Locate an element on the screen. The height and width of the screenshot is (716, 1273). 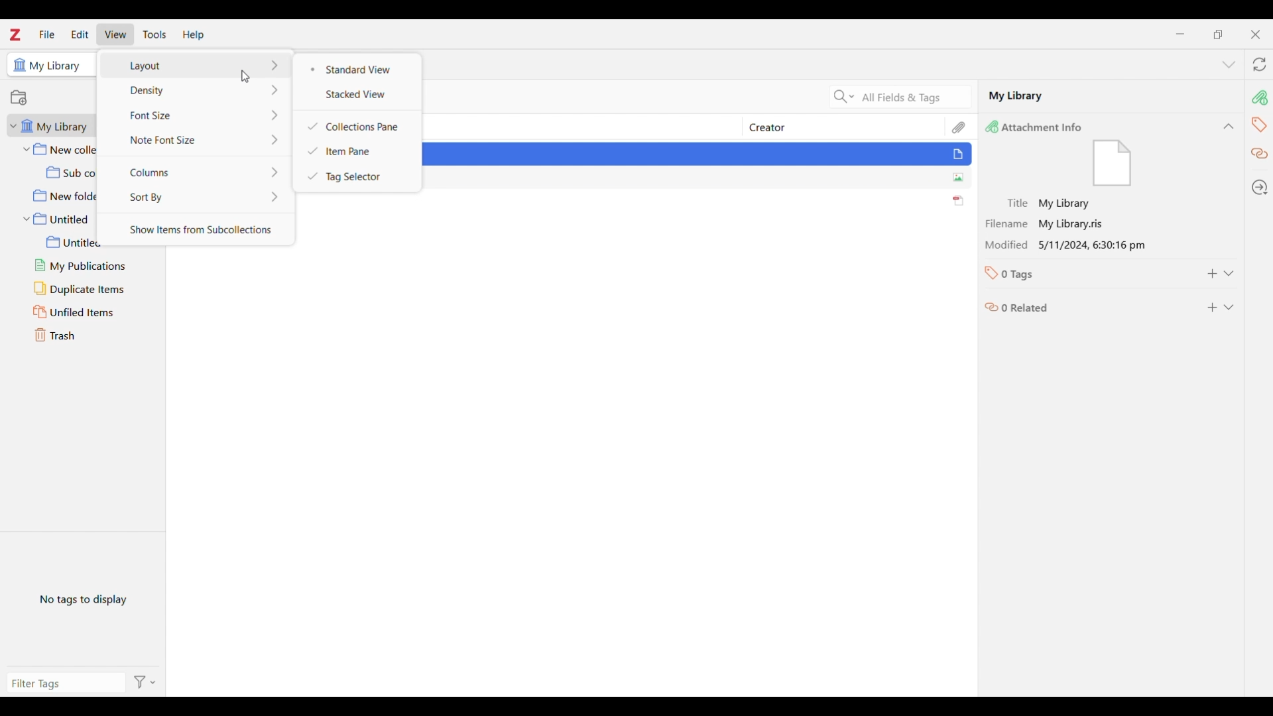
Modification date and time of selected file is located at coordinates (1067, 245).